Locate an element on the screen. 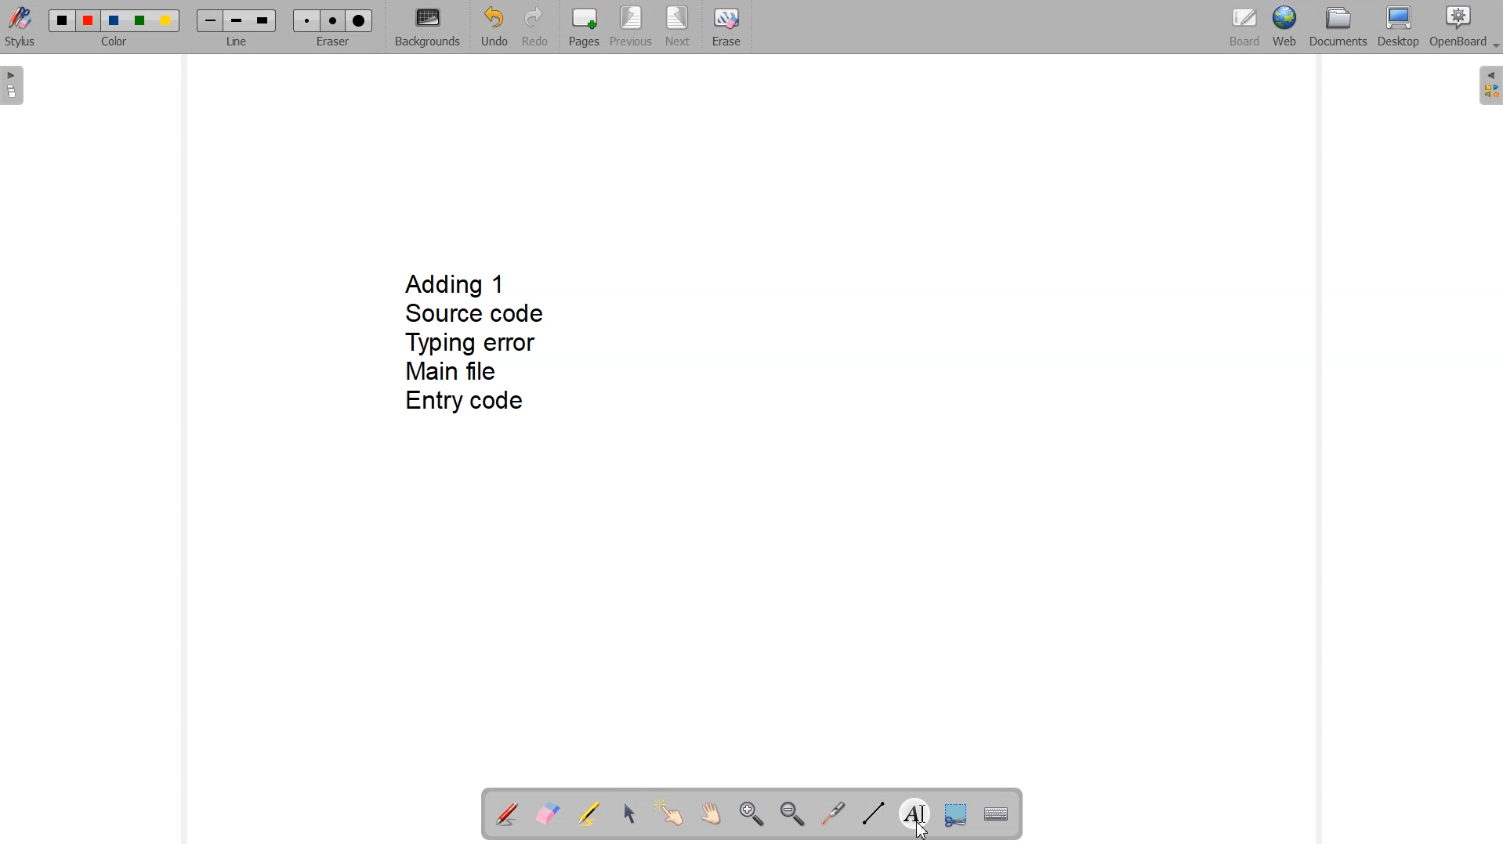 This screenshot has width=1503, height=844. Desktop is located at coordinates (1399, 28).